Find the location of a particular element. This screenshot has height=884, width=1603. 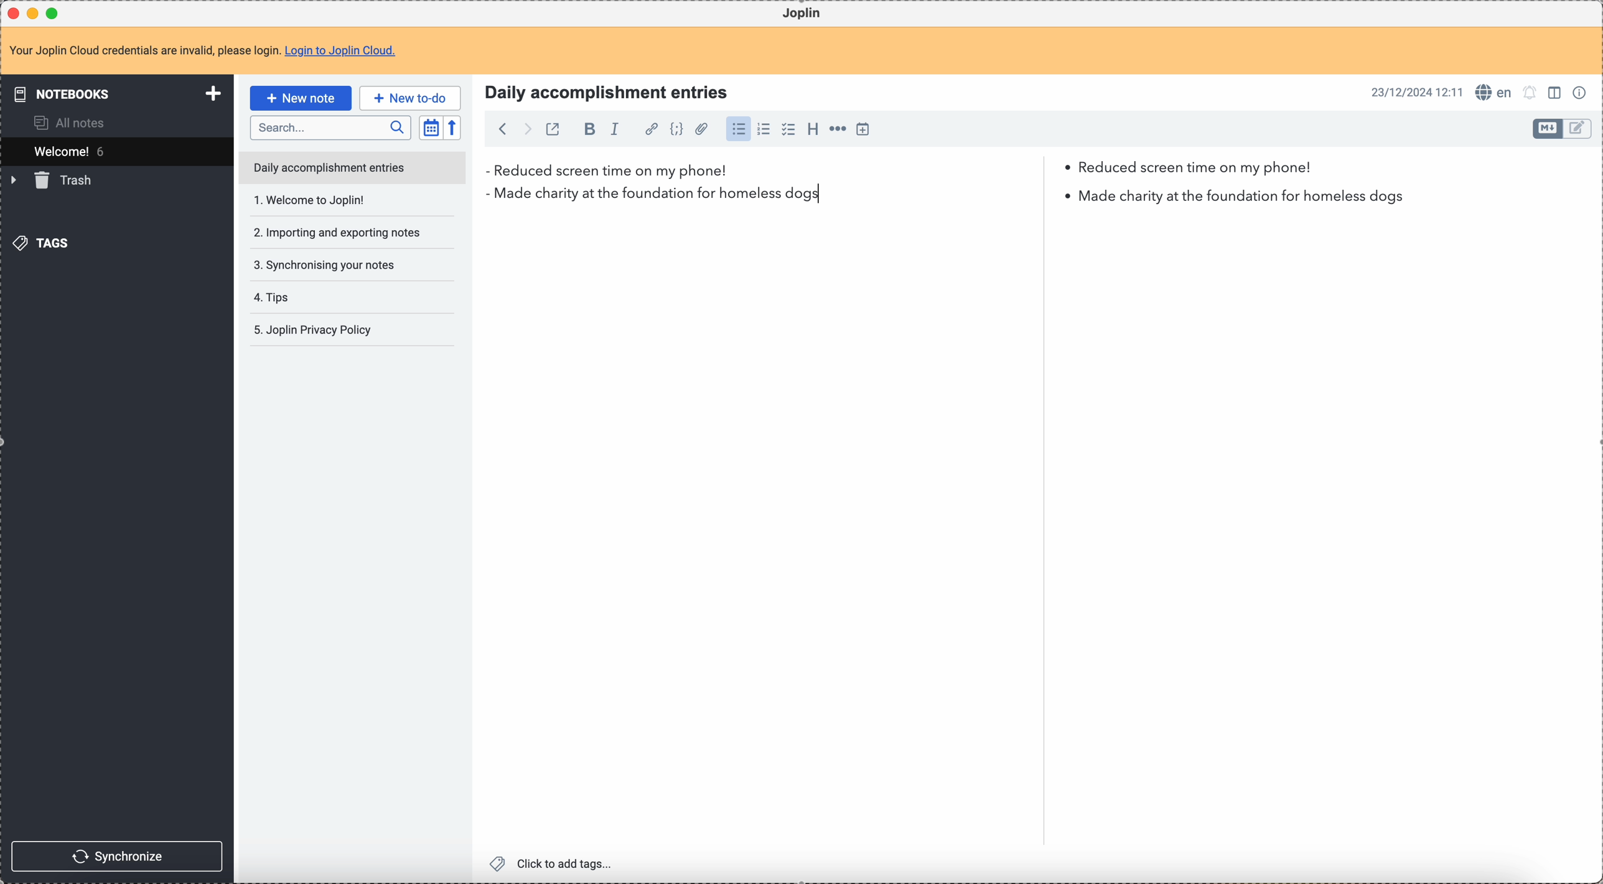

tips is located at coordinates (336, 266).